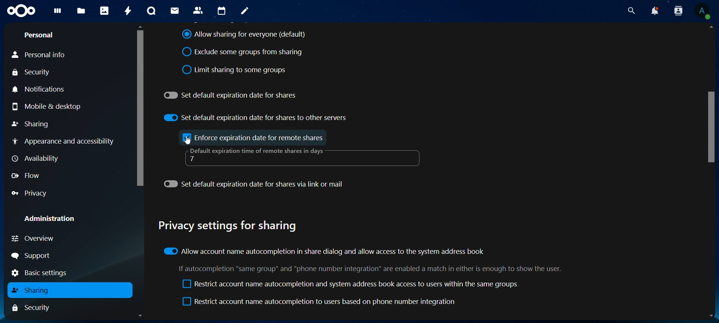 This screenshot has height=323, width=719. I want to click on talk, so click(151, 10).